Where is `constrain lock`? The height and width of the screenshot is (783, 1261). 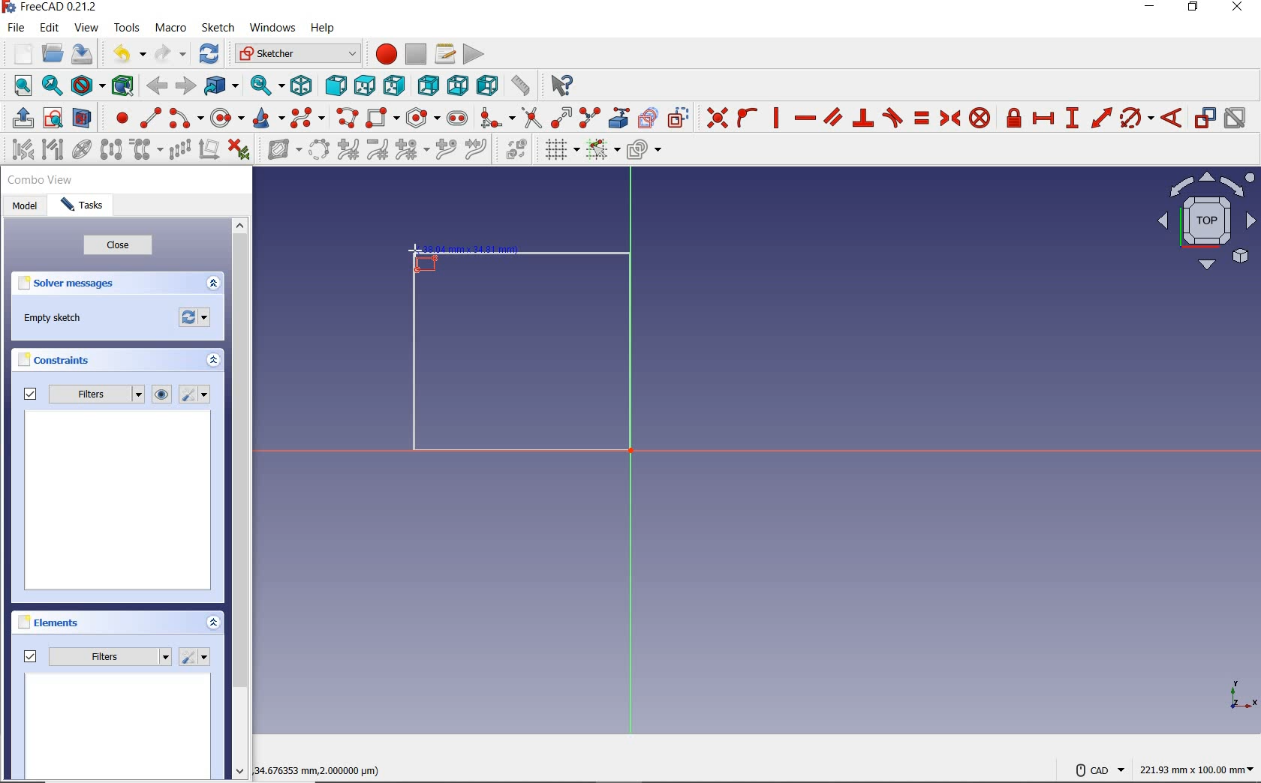 constrain lock is located at coordinates (1014, 118).